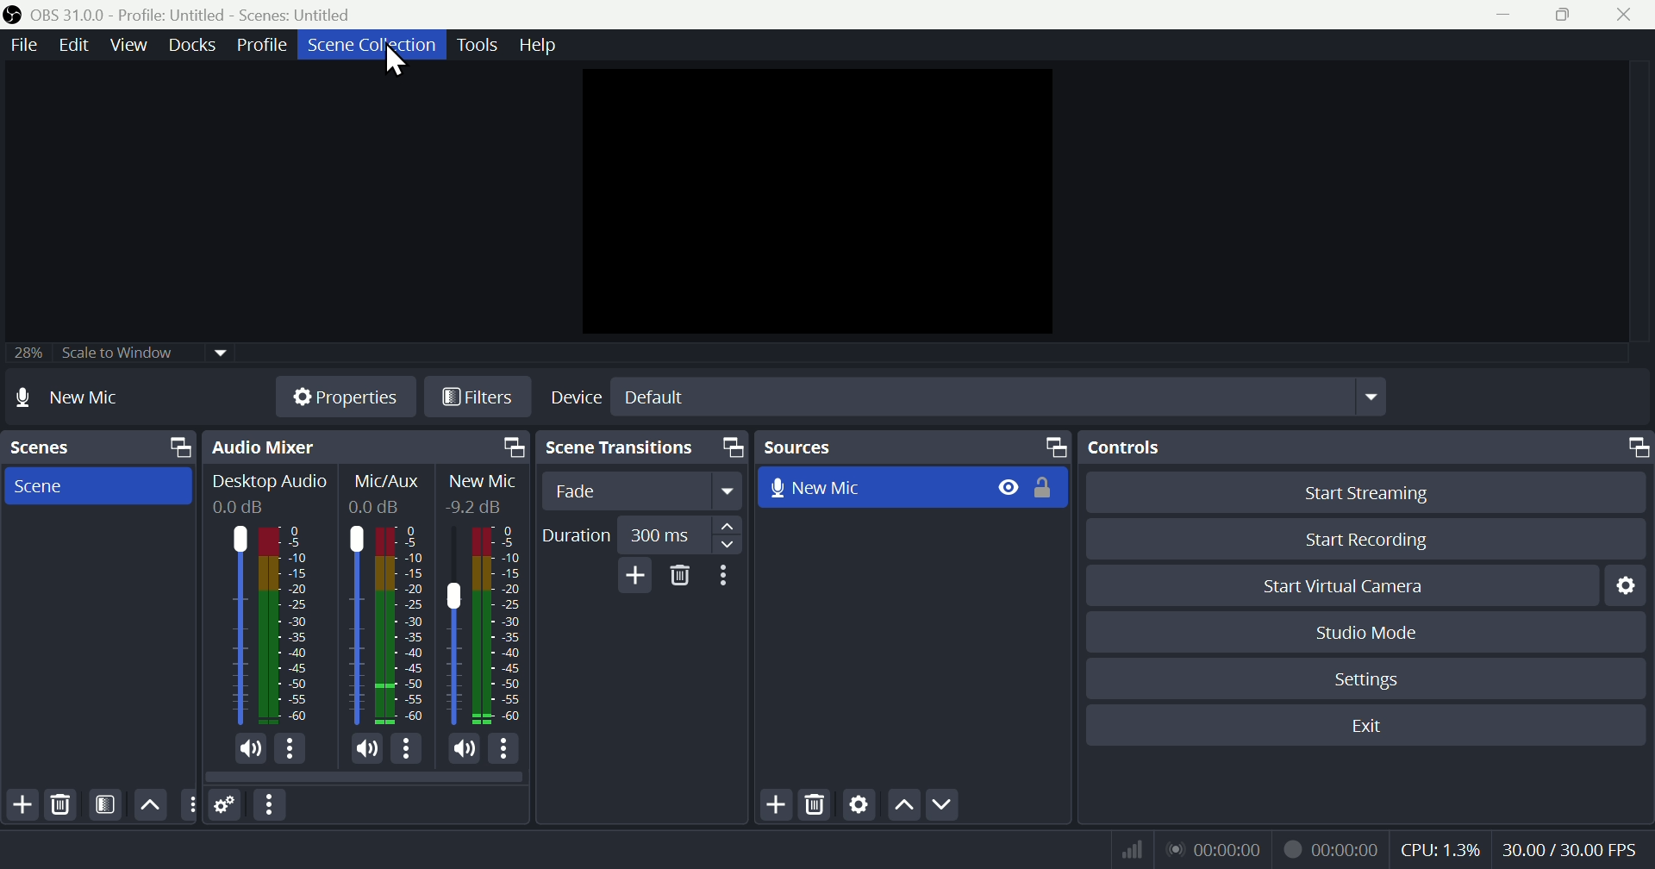 The height and width of the screenshot is (869, 1655). What do you see at coordinates (644, 445) in the screenshot?
I see `scene Transitions` at bounding box center [644, 445].